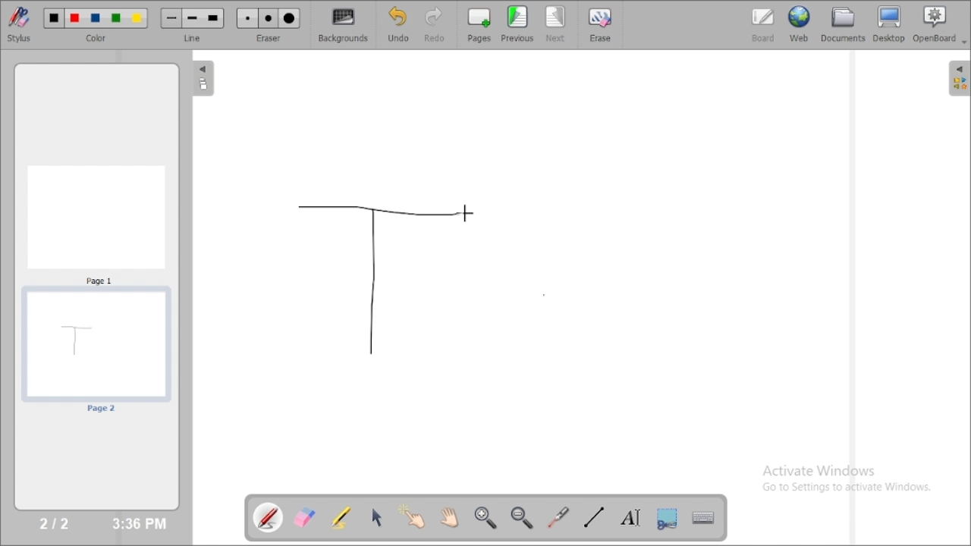 Image resolution: width=971 pixels, height=546 pixels. What do you see at coordinates (137, 18) in the screenshot?
I see `Color 5` at bounding box center [137, 18].